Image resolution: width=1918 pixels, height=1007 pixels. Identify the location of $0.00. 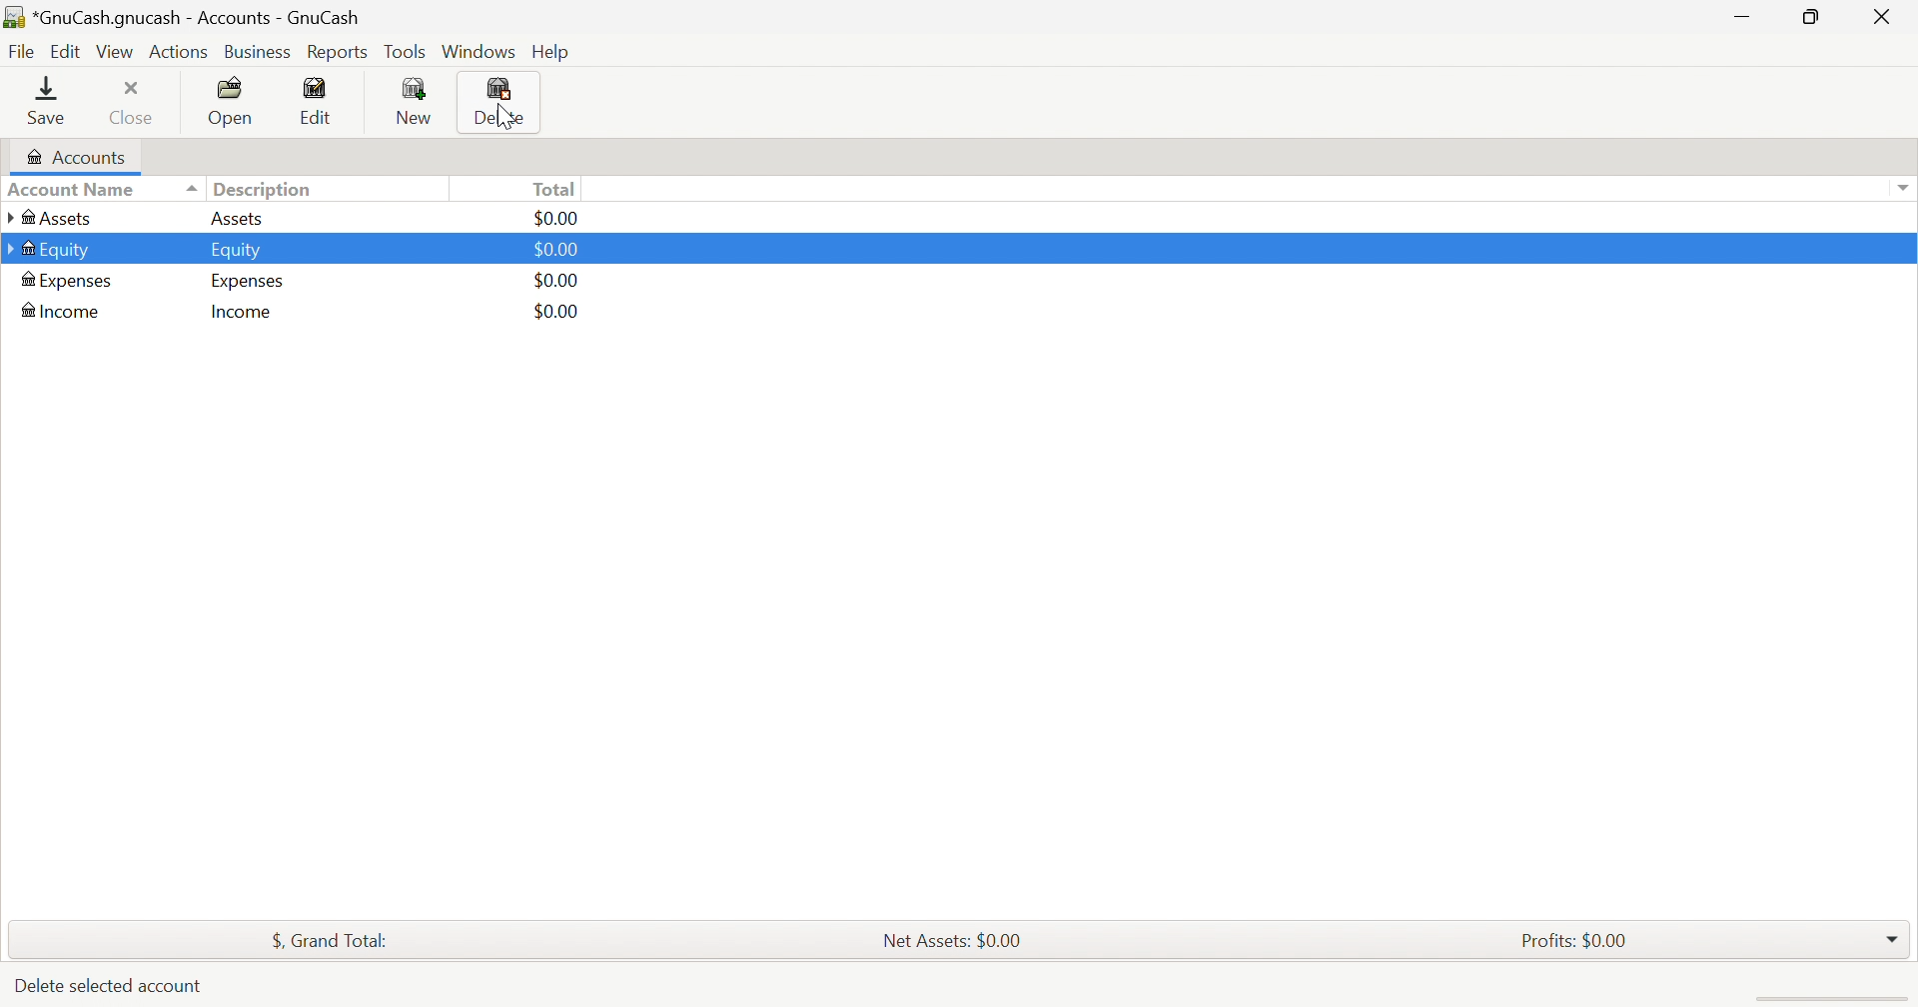
(547, 217).